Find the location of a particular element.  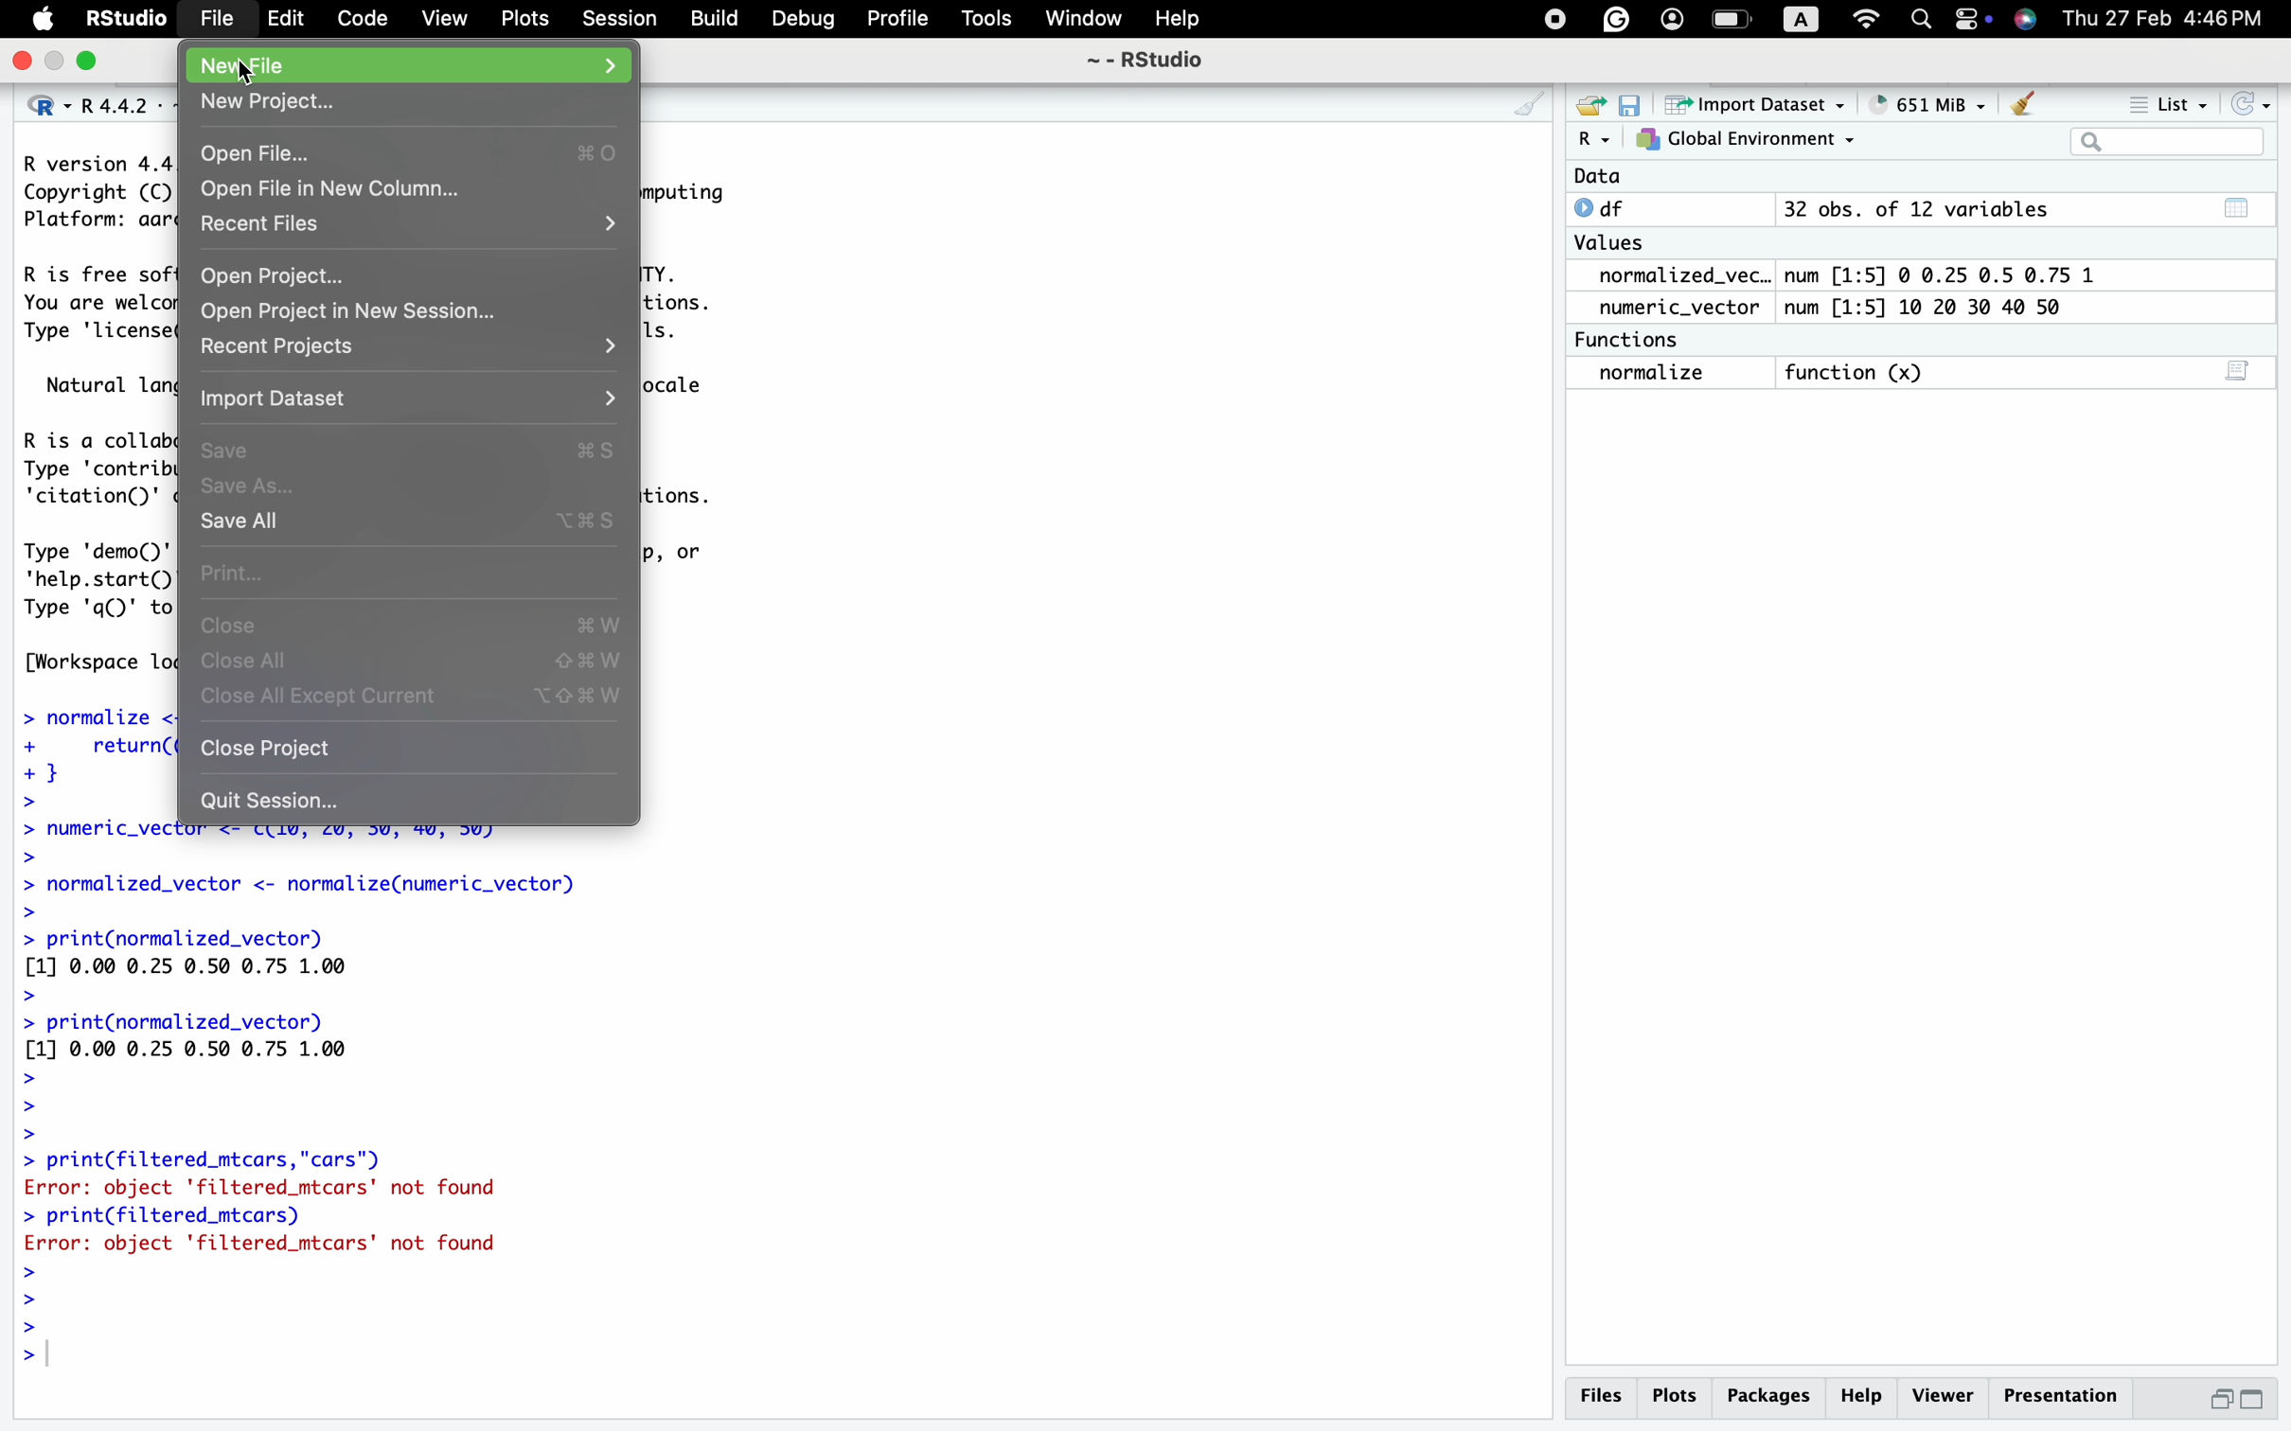

Plots is located at coordinates (522, 17).